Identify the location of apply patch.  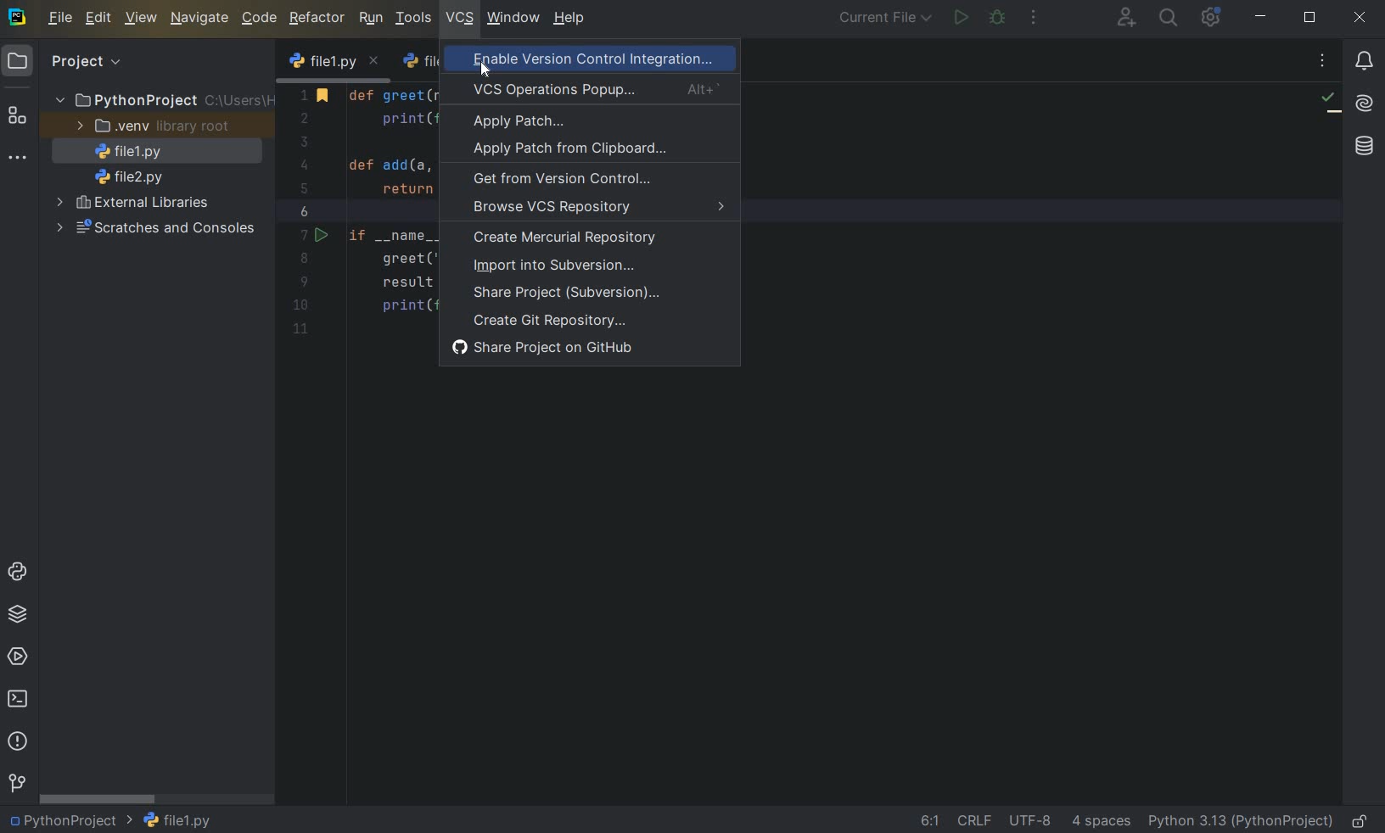
(562, 122).